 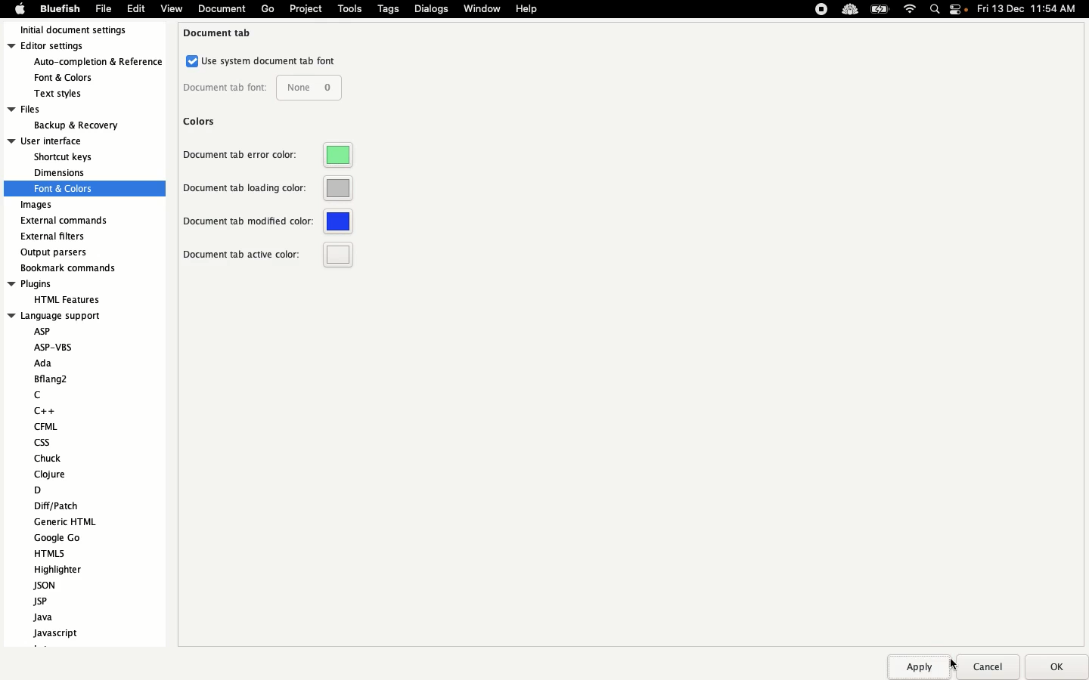 What do you see at coordinates (527, 8) in the screenshot?
I see `Help` at bounding box center [527, 8].